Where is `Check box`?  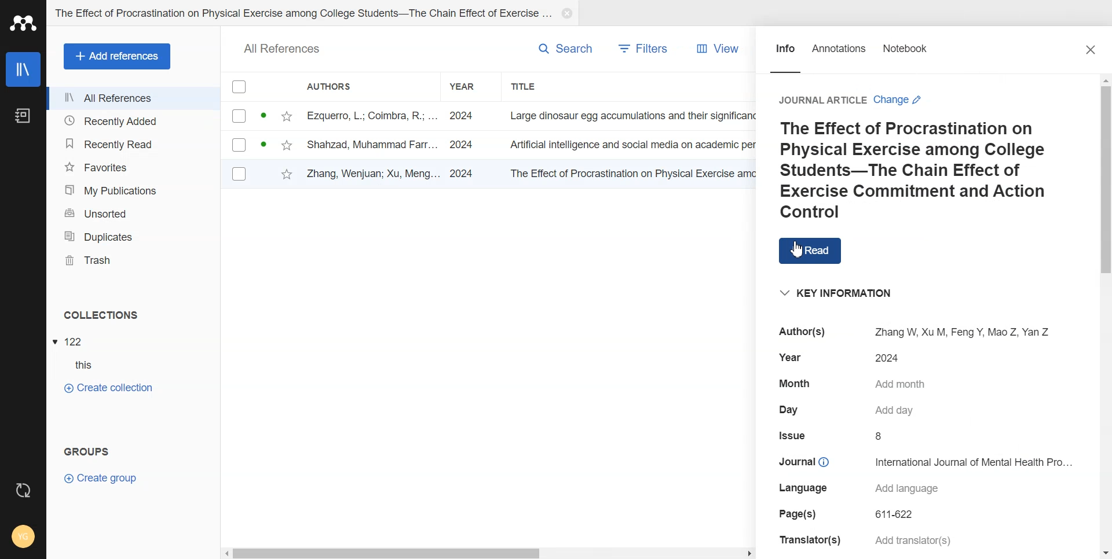 Check box is located at coordinates (239, 87).